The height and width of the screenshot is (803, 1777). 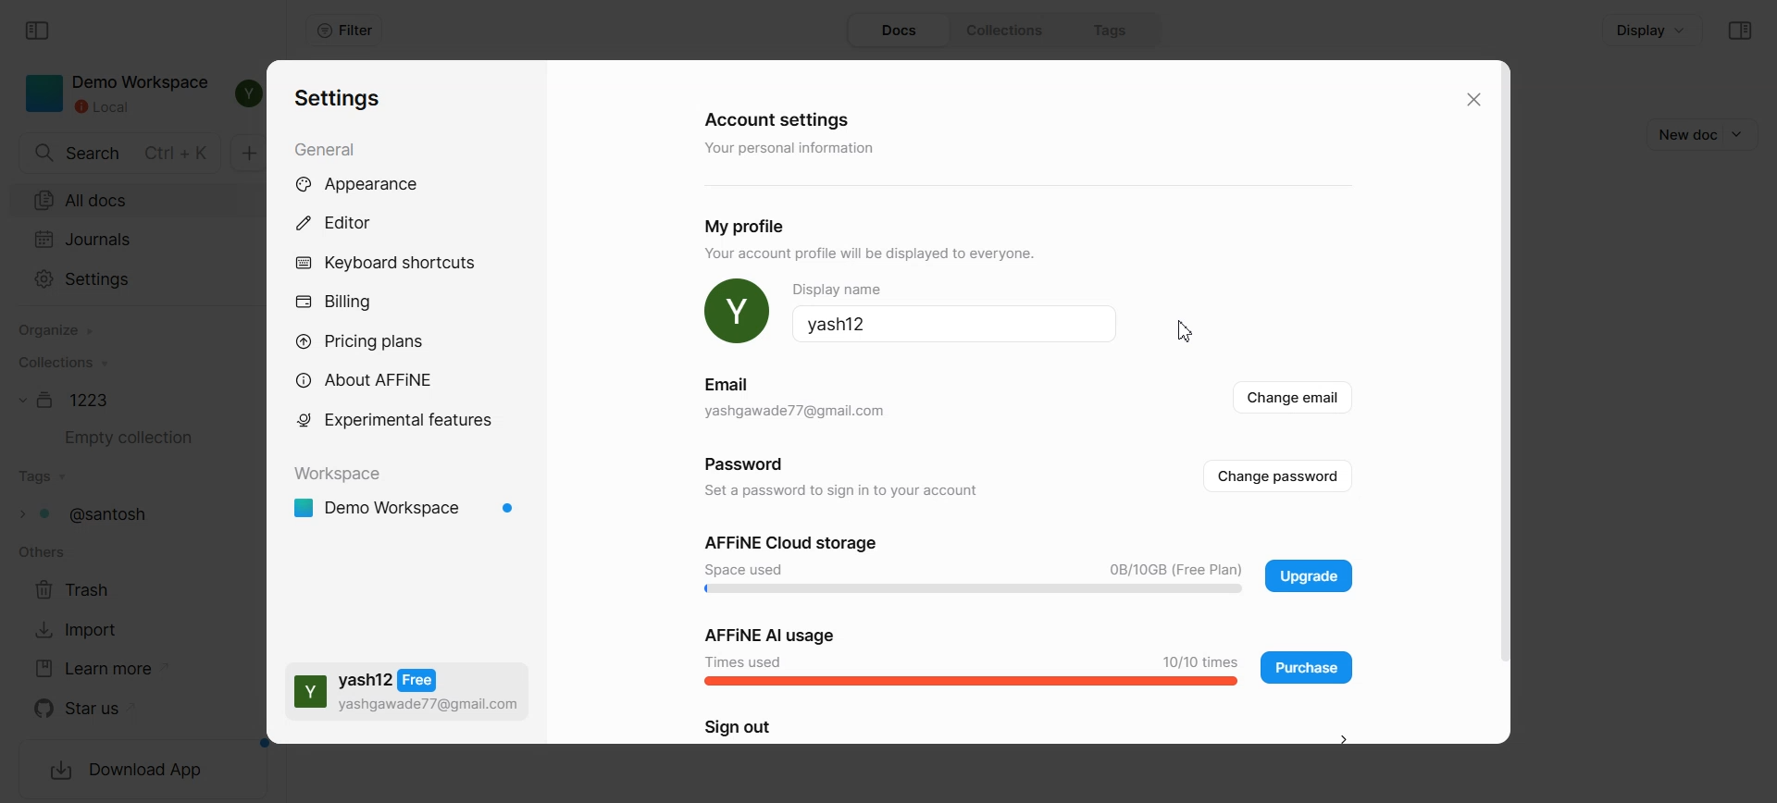 What do you see at coordinates (123, 438) in the screenshot?
I see `Empty collection` at bounding box center [123, 438].